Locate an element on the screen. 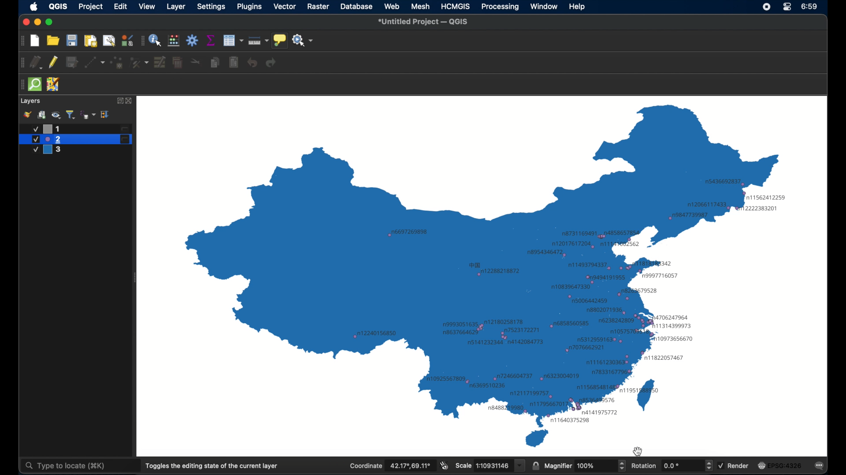 This screenshot has height=475, width=846. lock scale is located at coordinates (535, 466).